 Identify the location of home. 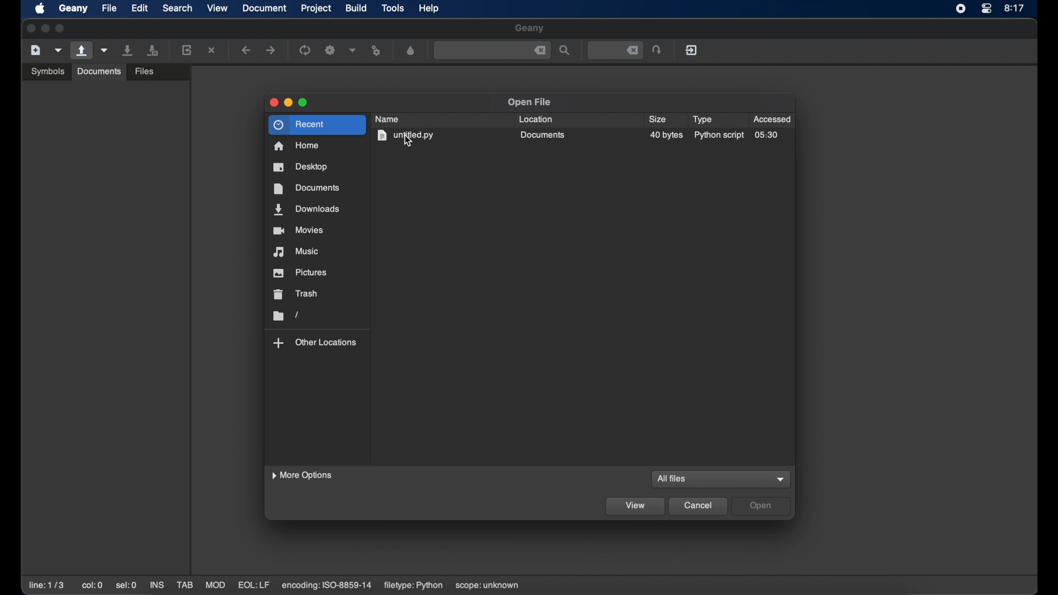
(296, 145).